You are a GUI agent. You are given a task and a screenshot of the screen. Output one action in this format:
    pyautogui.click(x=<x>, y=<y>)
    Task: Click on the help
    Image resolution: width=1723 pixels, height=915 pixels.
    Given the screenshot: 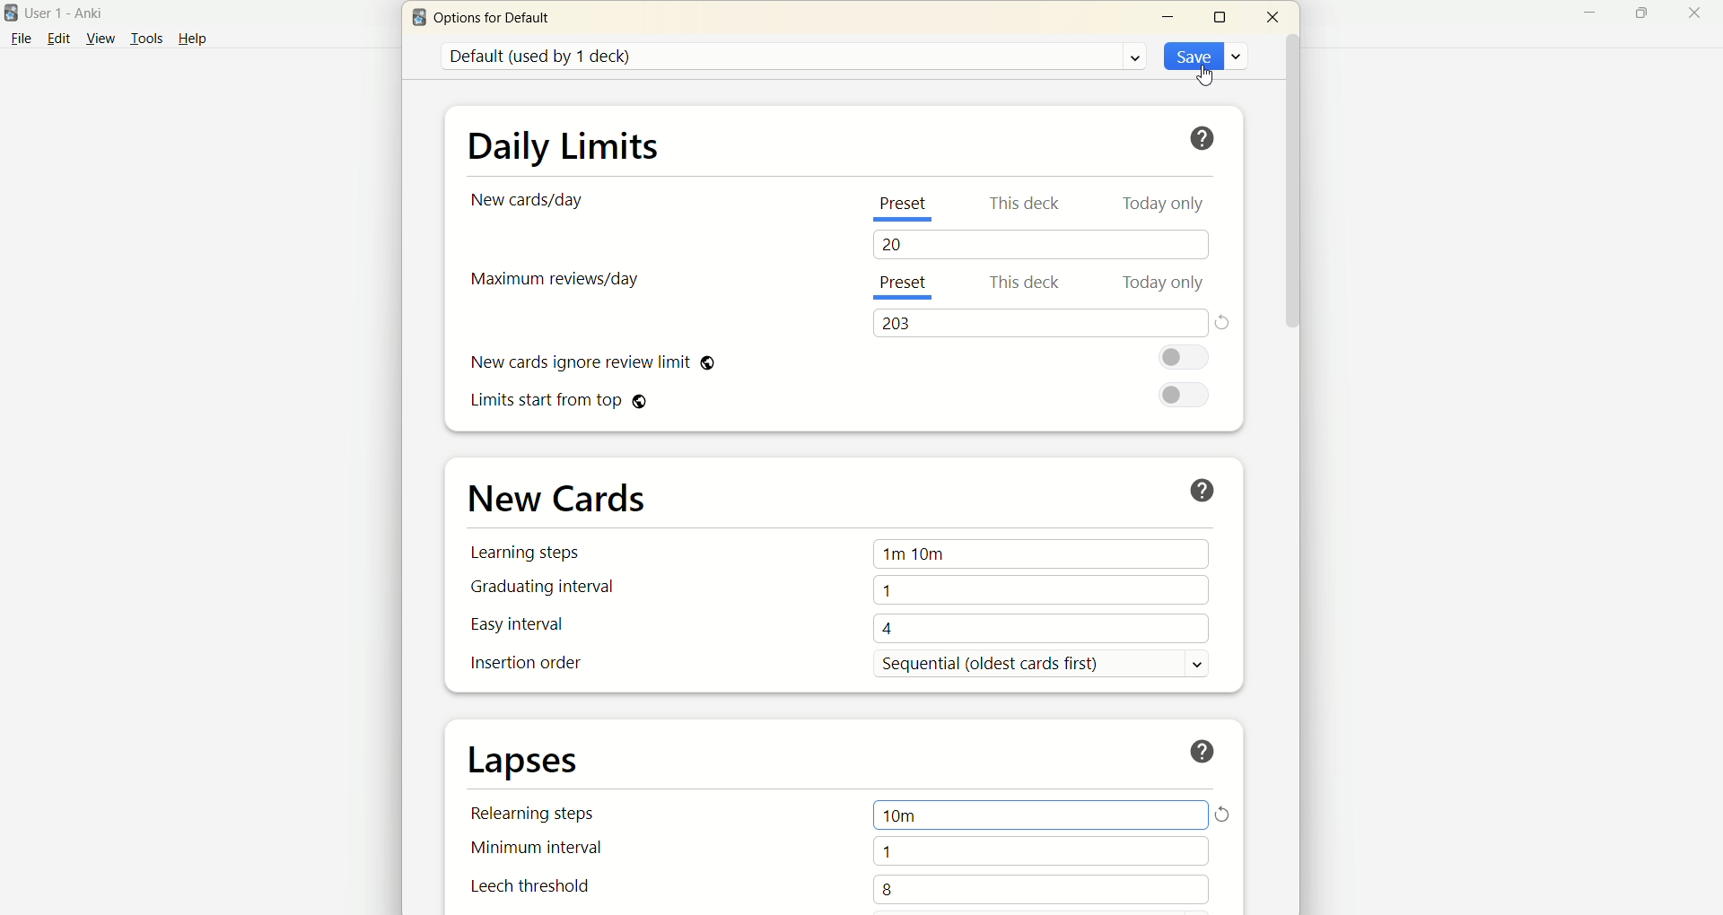 What is the action you would take?
    pyautogui.click(x=1205, y=751)
    